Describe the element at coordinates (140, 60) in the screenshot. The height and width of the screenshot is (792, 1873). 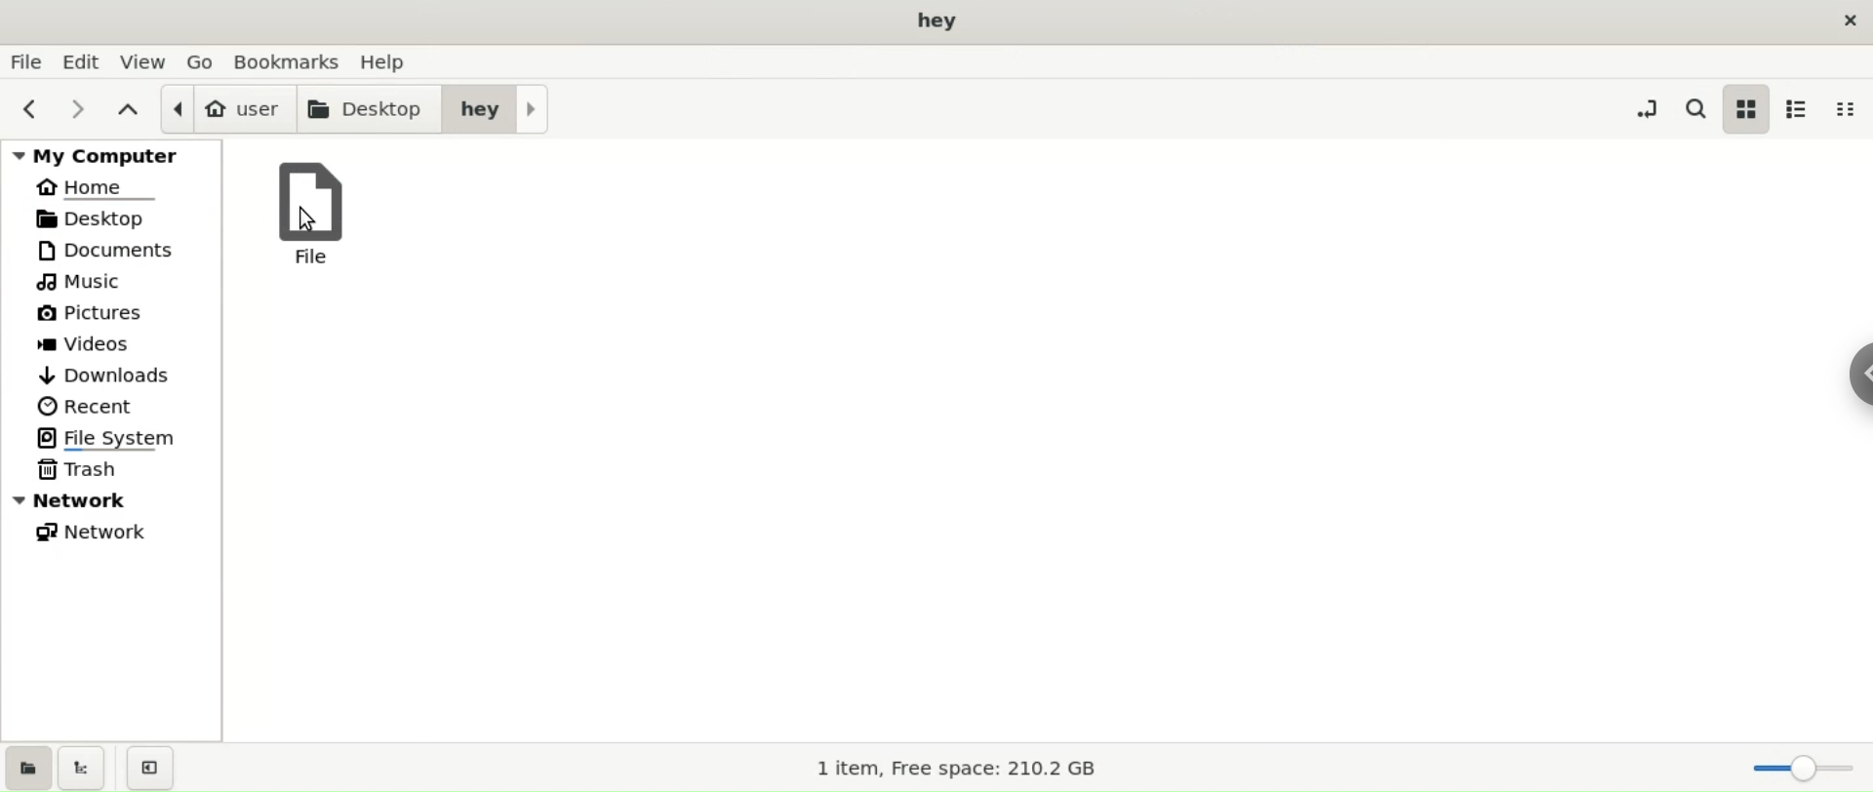
I see `view` at that location.